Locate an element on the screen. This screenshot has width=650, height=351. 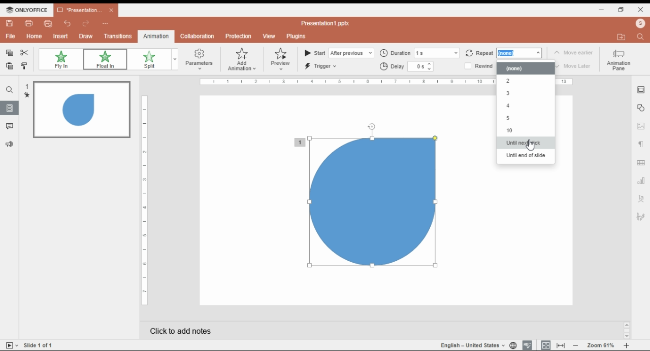
10 is located at coordinates (524, 130).